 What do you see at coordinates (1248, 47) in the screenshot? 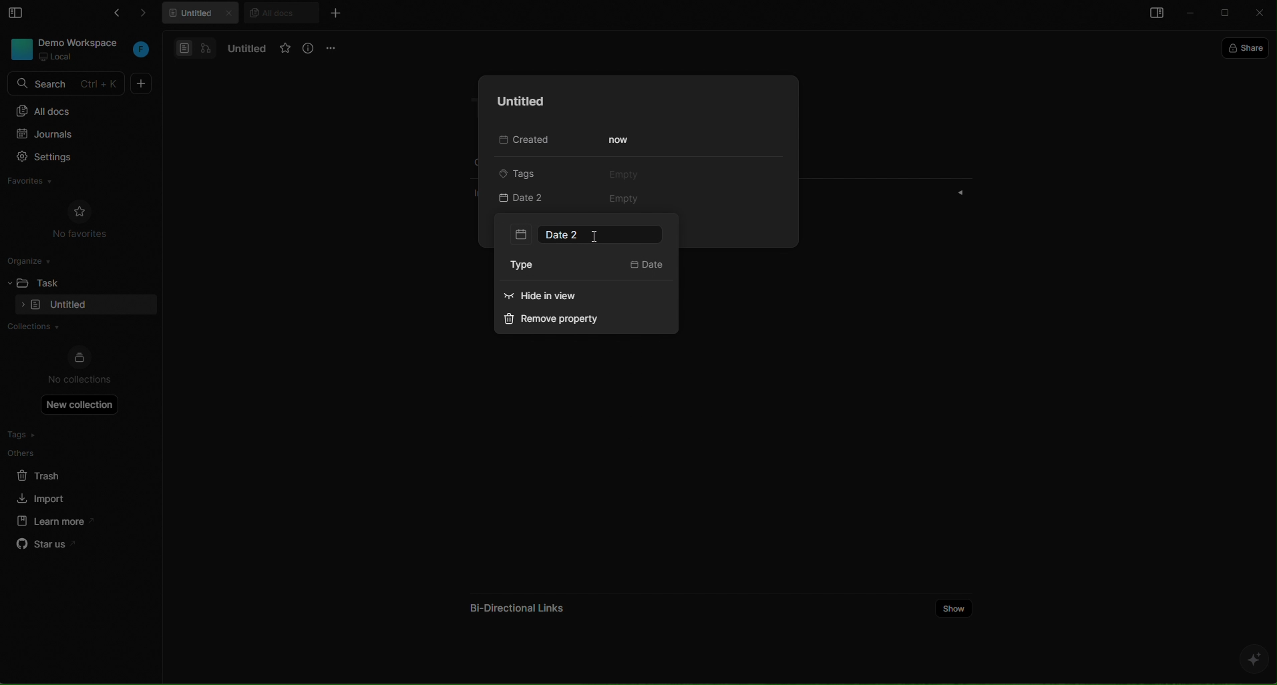
I see `share` at bounding box center [1248, 47].